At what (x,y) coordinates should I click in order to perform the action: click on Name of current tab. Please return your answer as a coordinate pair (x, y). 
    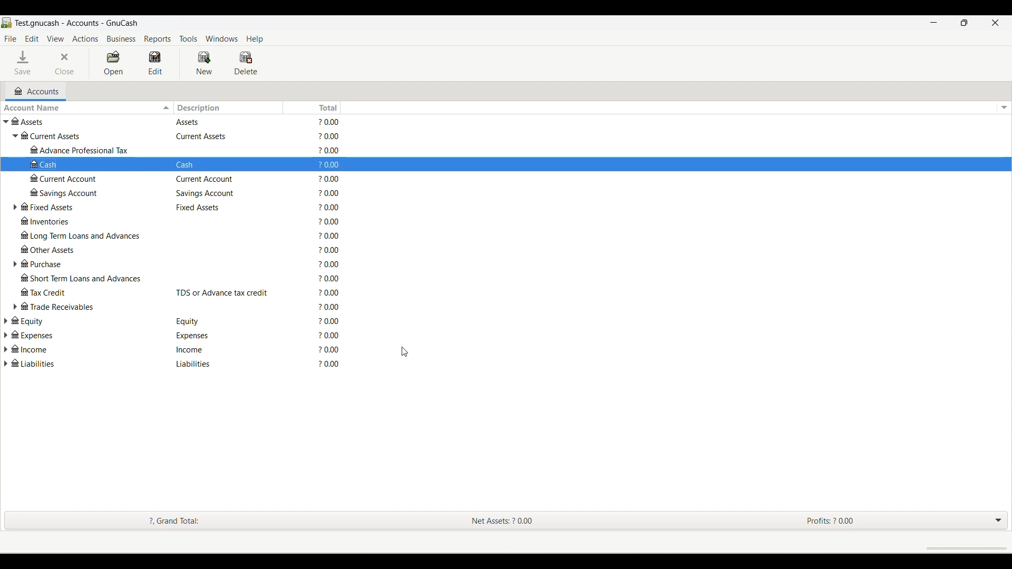
    Looking at the image, I should click on (70, 23).